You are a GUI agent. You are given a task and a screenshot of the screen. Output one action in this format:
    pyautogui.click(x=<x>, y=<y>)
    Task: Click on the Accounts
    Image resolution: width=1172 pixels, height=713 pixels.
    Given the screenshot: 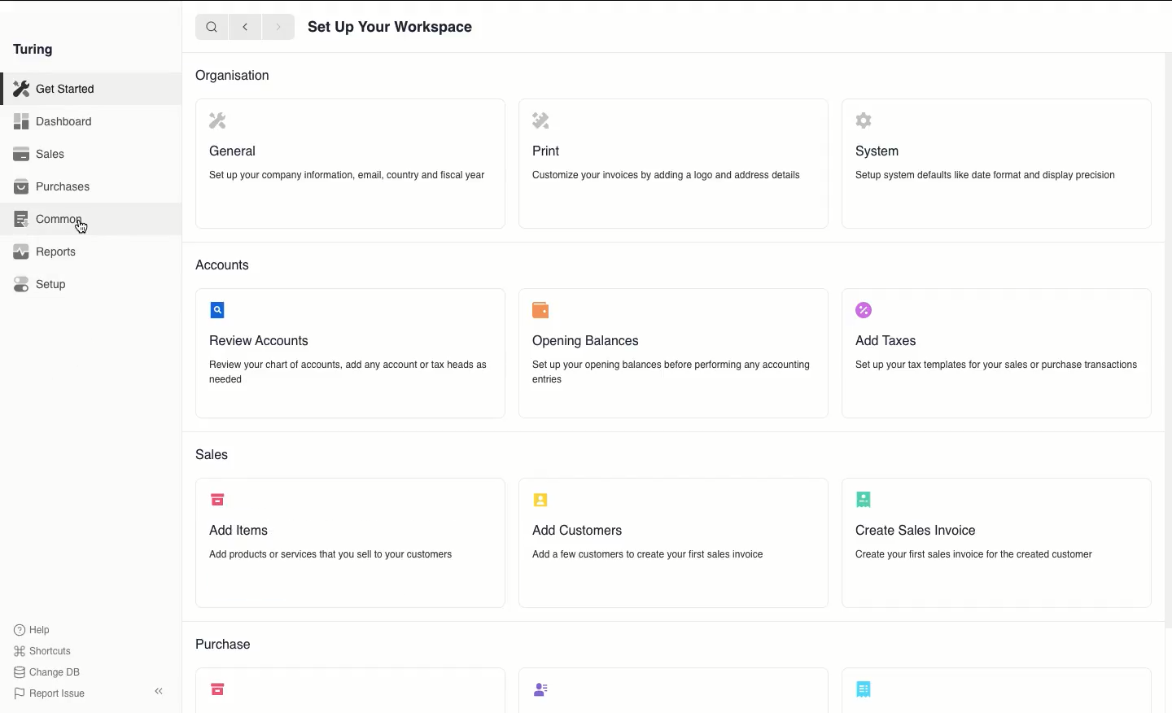 What is the action you would take?
    pyautogui.click(x=225, y=266)
    